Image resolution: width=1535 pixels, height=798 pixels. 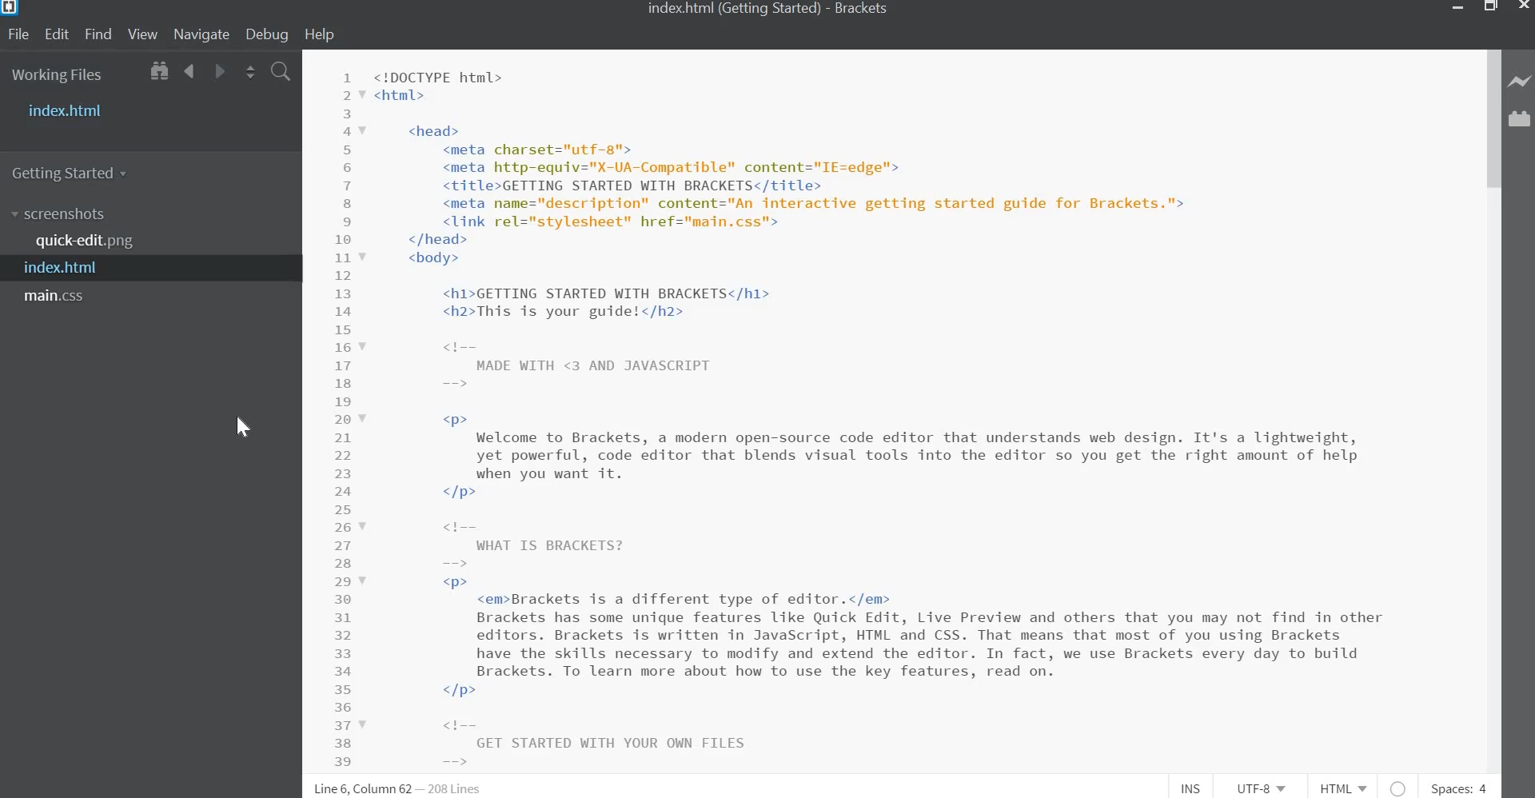 What do you see at coordinates (75, 111) in the screenshot?
I see `` at bounding box center [75, 111].